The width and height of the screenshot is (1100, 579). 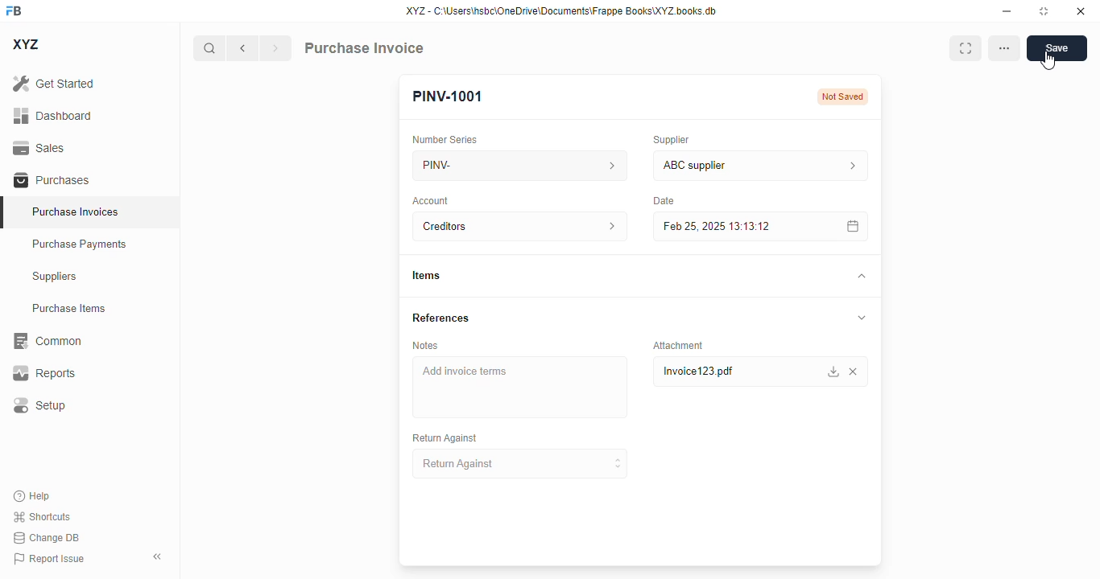 What do you see at coordinates (46, 538) in the screenshot?
I see `change DB` at bounding box center [46, 538].